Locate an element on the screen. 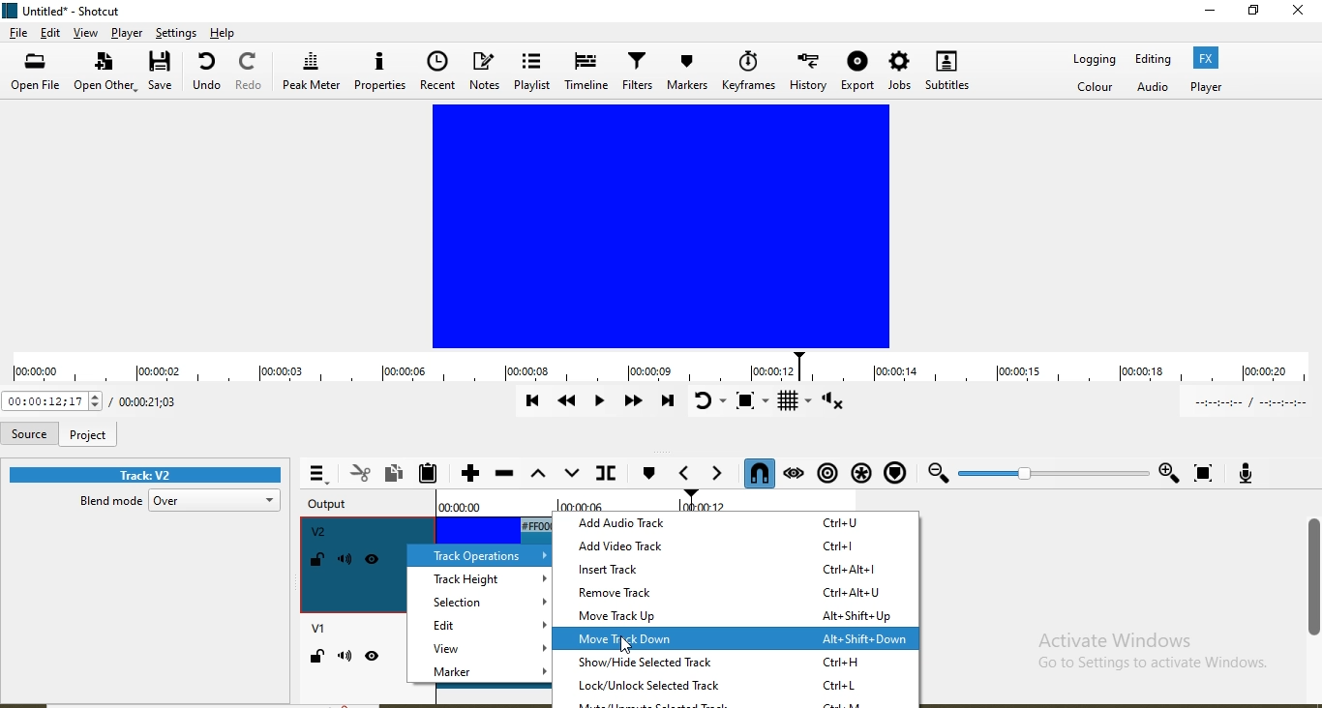 The height and width of the screenshot is (708, 1322). Ripple all tracks is located at coordinates (860, 473).